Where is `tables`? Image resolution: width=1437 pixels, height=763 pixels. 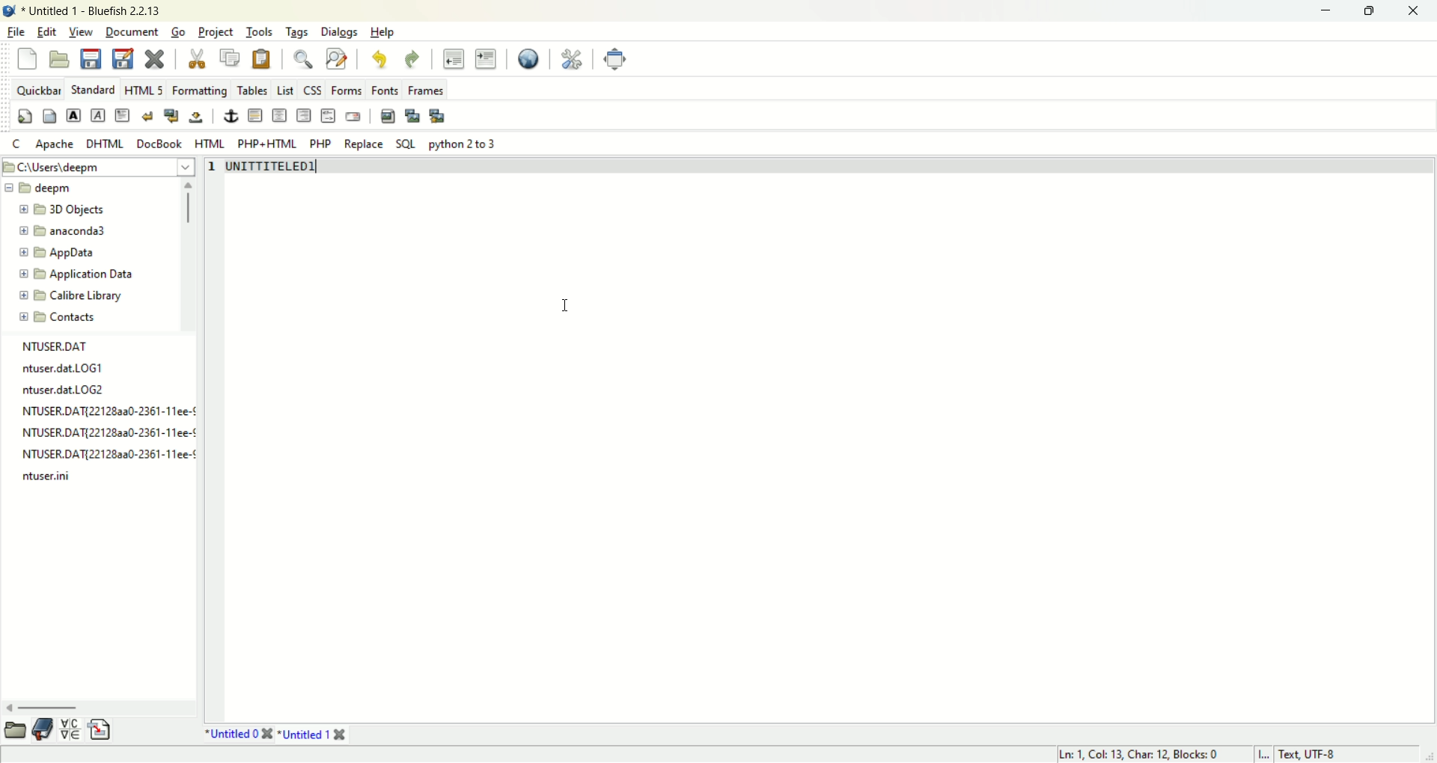
tables is located at coordinates (249, 92).